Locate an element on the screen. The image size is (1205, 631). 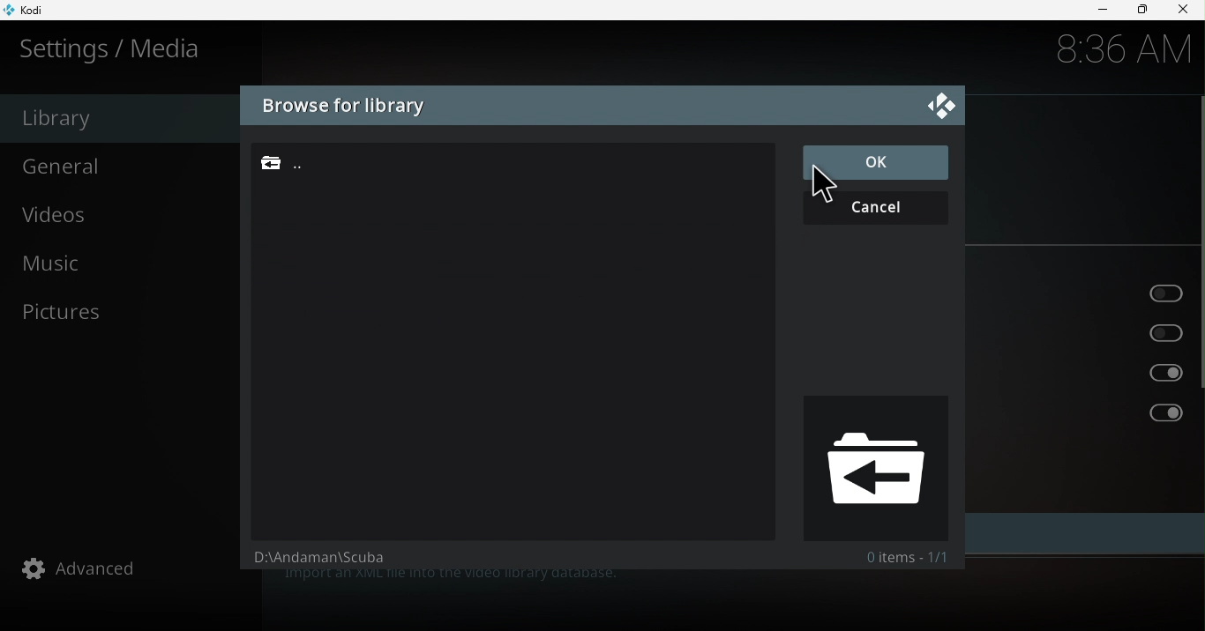
Pictures is located at coordinates (129, 311).